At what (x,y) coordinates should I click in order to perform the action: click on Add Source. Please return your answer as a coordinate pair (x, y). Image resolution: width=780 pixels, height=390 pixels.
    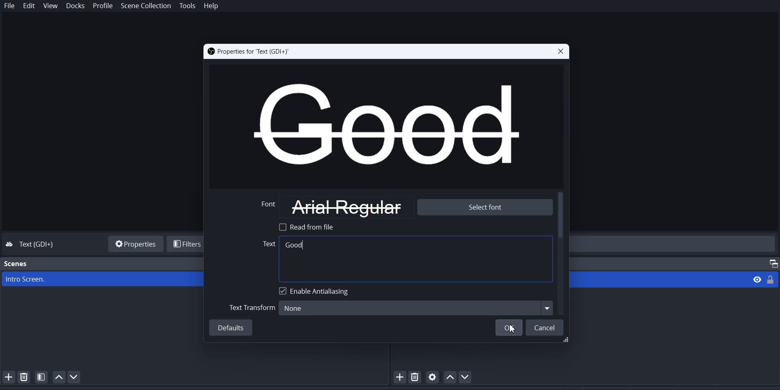
    Looking at the image, I should click on (400, 377).